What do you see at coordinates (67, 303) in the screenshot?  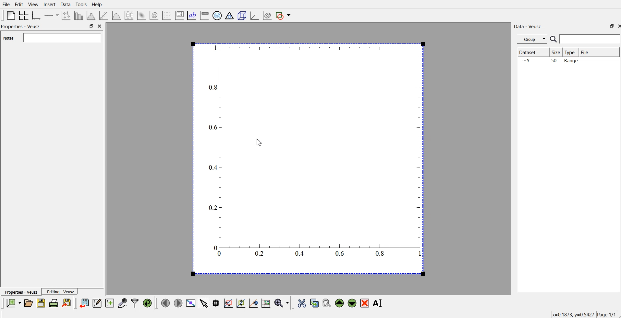 I see `export document` at bounding box center [67, 303].